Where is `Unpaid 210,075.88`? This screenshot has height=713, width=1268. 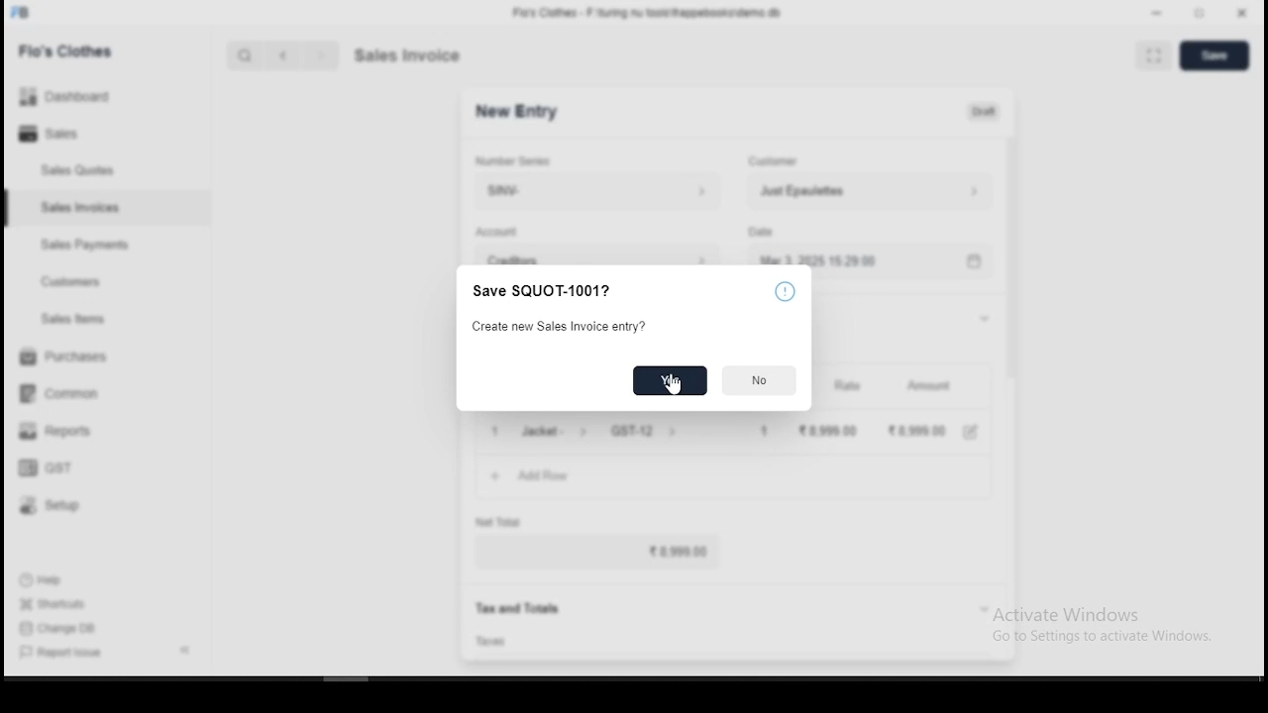
Unpaid 210,075.88 is located at coordinates (955, 111).